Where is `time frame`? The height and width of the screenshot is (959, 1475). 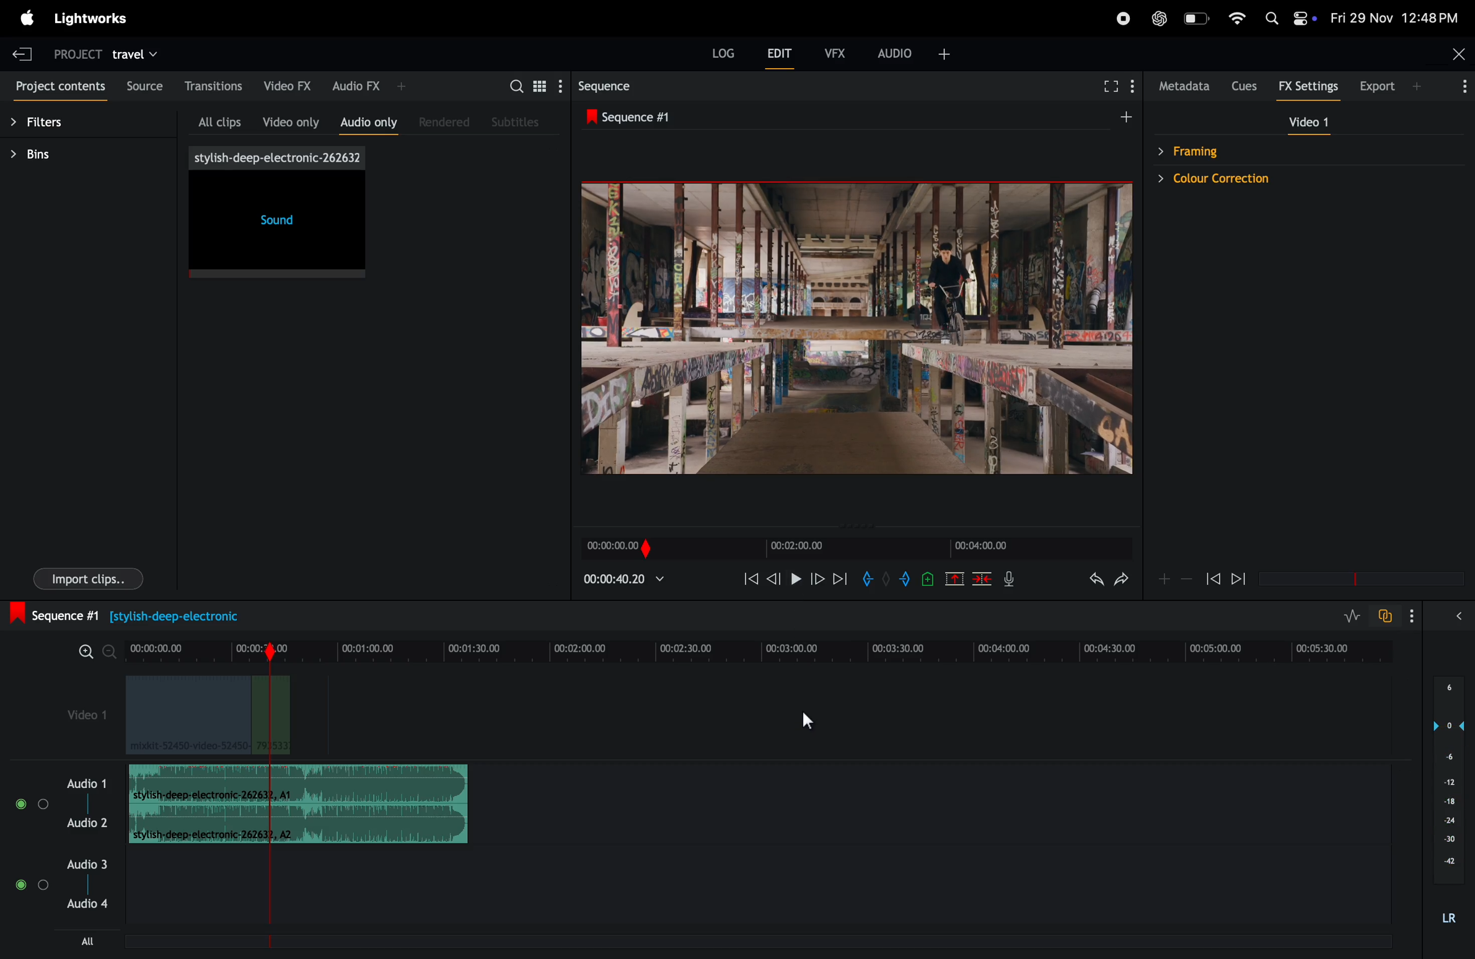 time frame is located at coordinates (760, 649).